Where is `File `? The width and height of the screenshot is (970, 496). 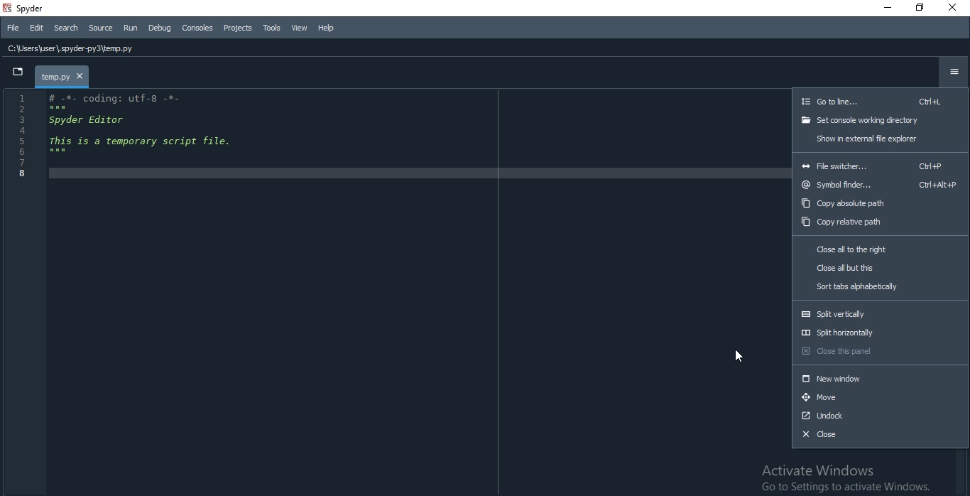 File  is located at coordinates (13, 29).